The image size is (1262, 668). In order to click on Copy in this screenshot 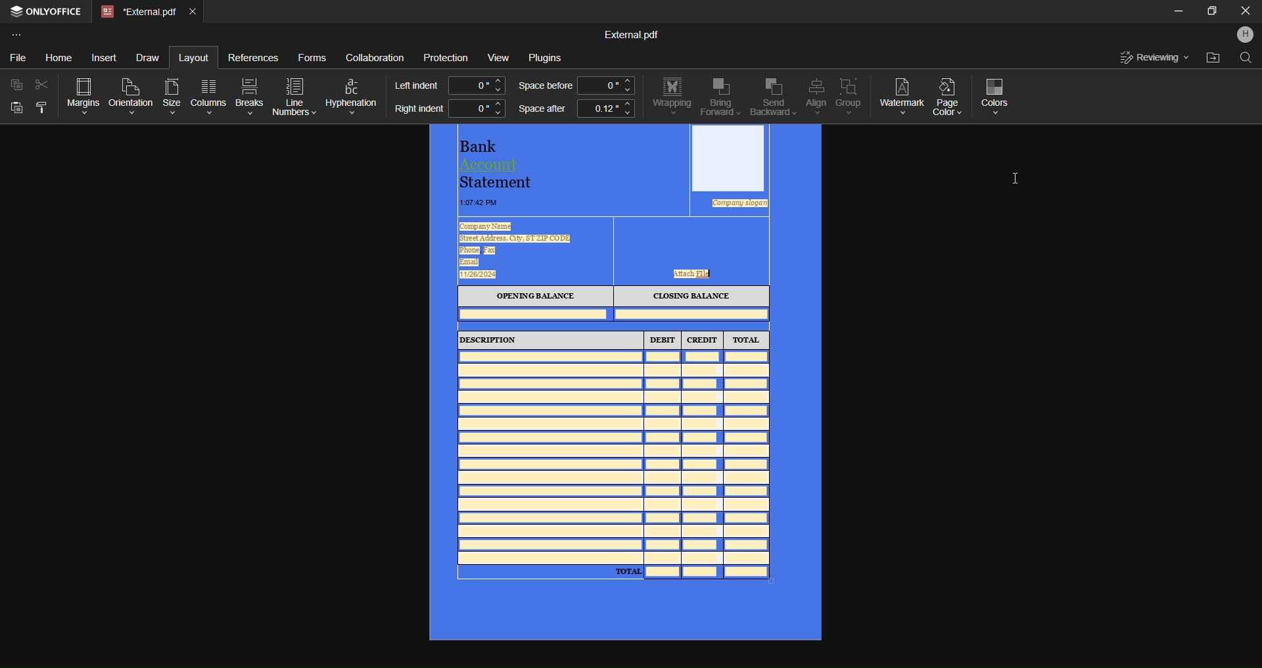, I will do `click(14, 85)`.